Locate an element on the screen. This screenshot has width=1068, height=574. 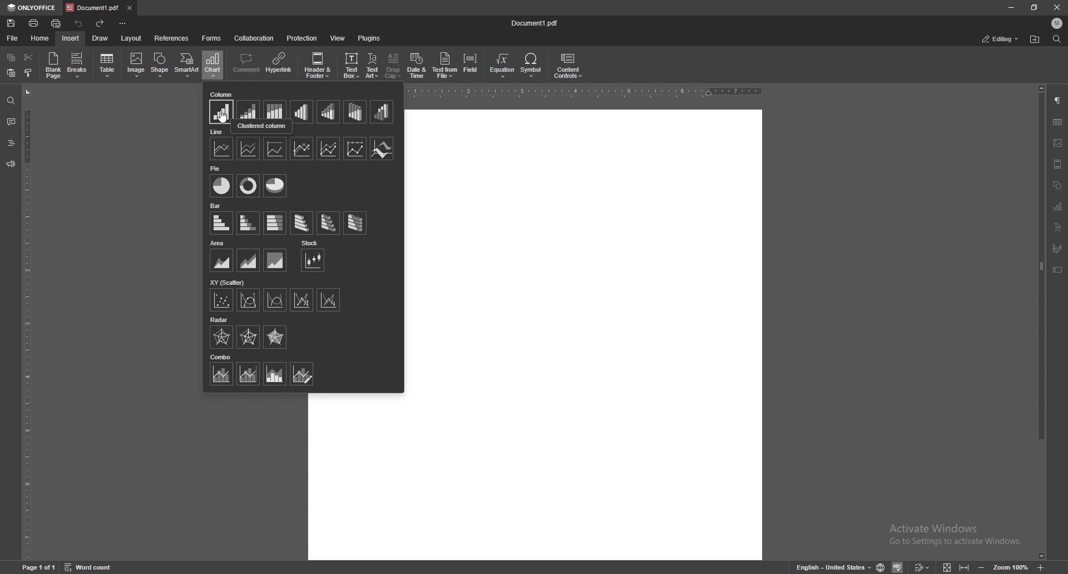
quick print is located at coordinates (56, 23).